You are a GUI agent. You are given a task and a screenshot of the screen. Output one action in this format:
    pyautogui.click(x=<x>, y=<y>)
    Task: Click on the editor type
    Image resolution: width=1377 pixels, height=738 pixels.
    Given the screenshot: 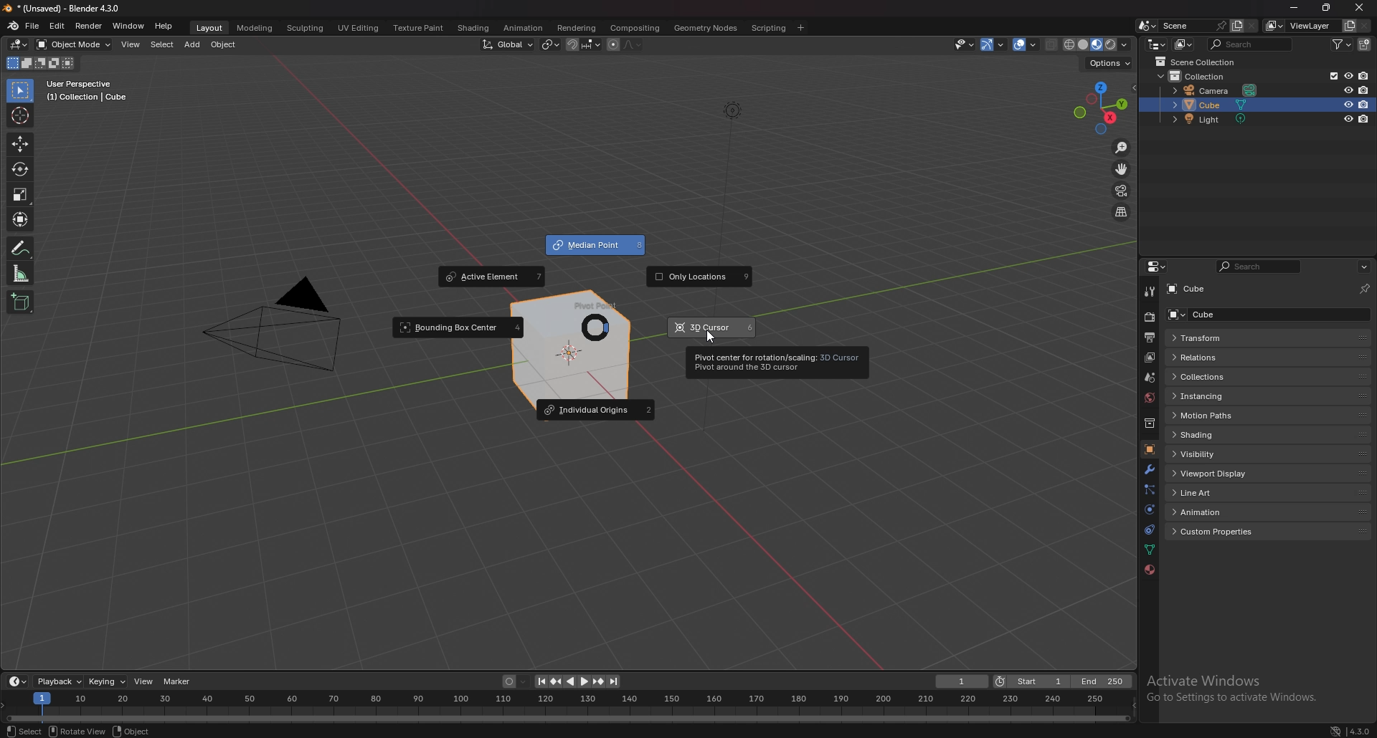 What is the action you would take?
    pyautogui.click(x=1155, y=267)
    